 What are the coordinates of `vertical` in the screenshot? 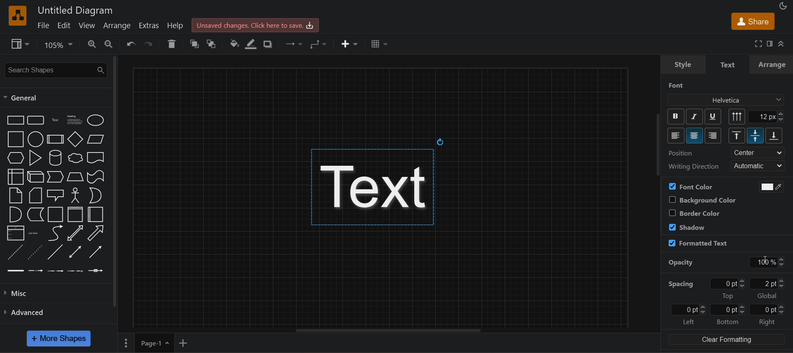 It's located at (737, 117).